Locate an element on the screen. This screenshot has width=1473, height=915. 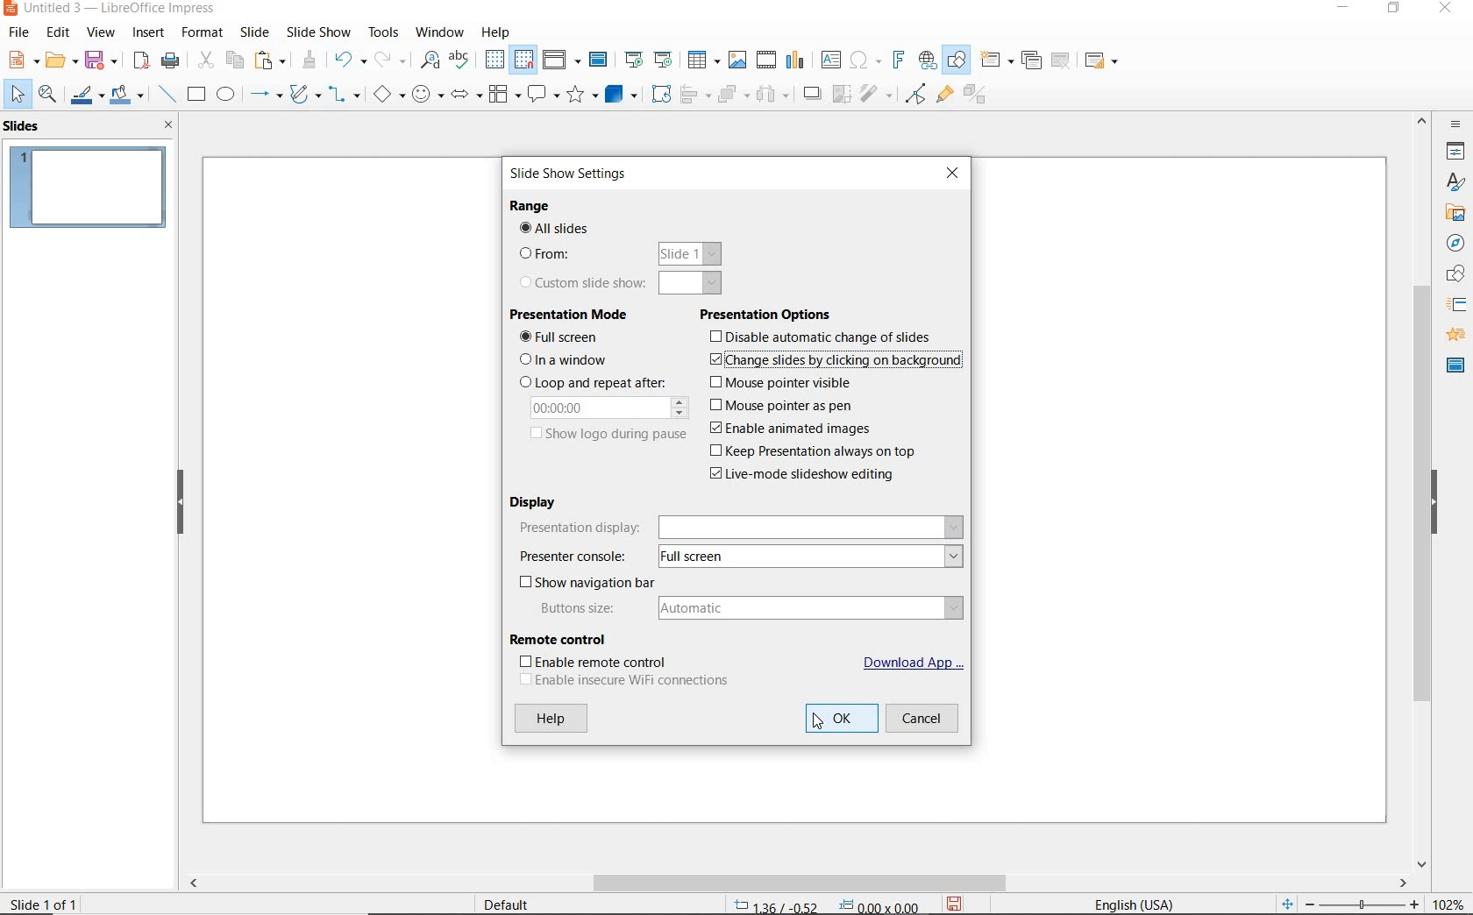
INSERT CHART is located at coordinates (796, 59).